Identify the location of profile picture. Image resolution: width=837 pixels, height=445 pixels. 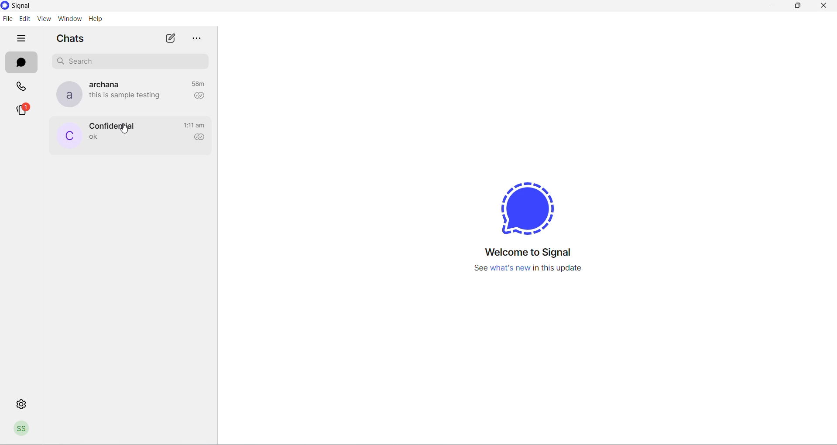
(24, 432).